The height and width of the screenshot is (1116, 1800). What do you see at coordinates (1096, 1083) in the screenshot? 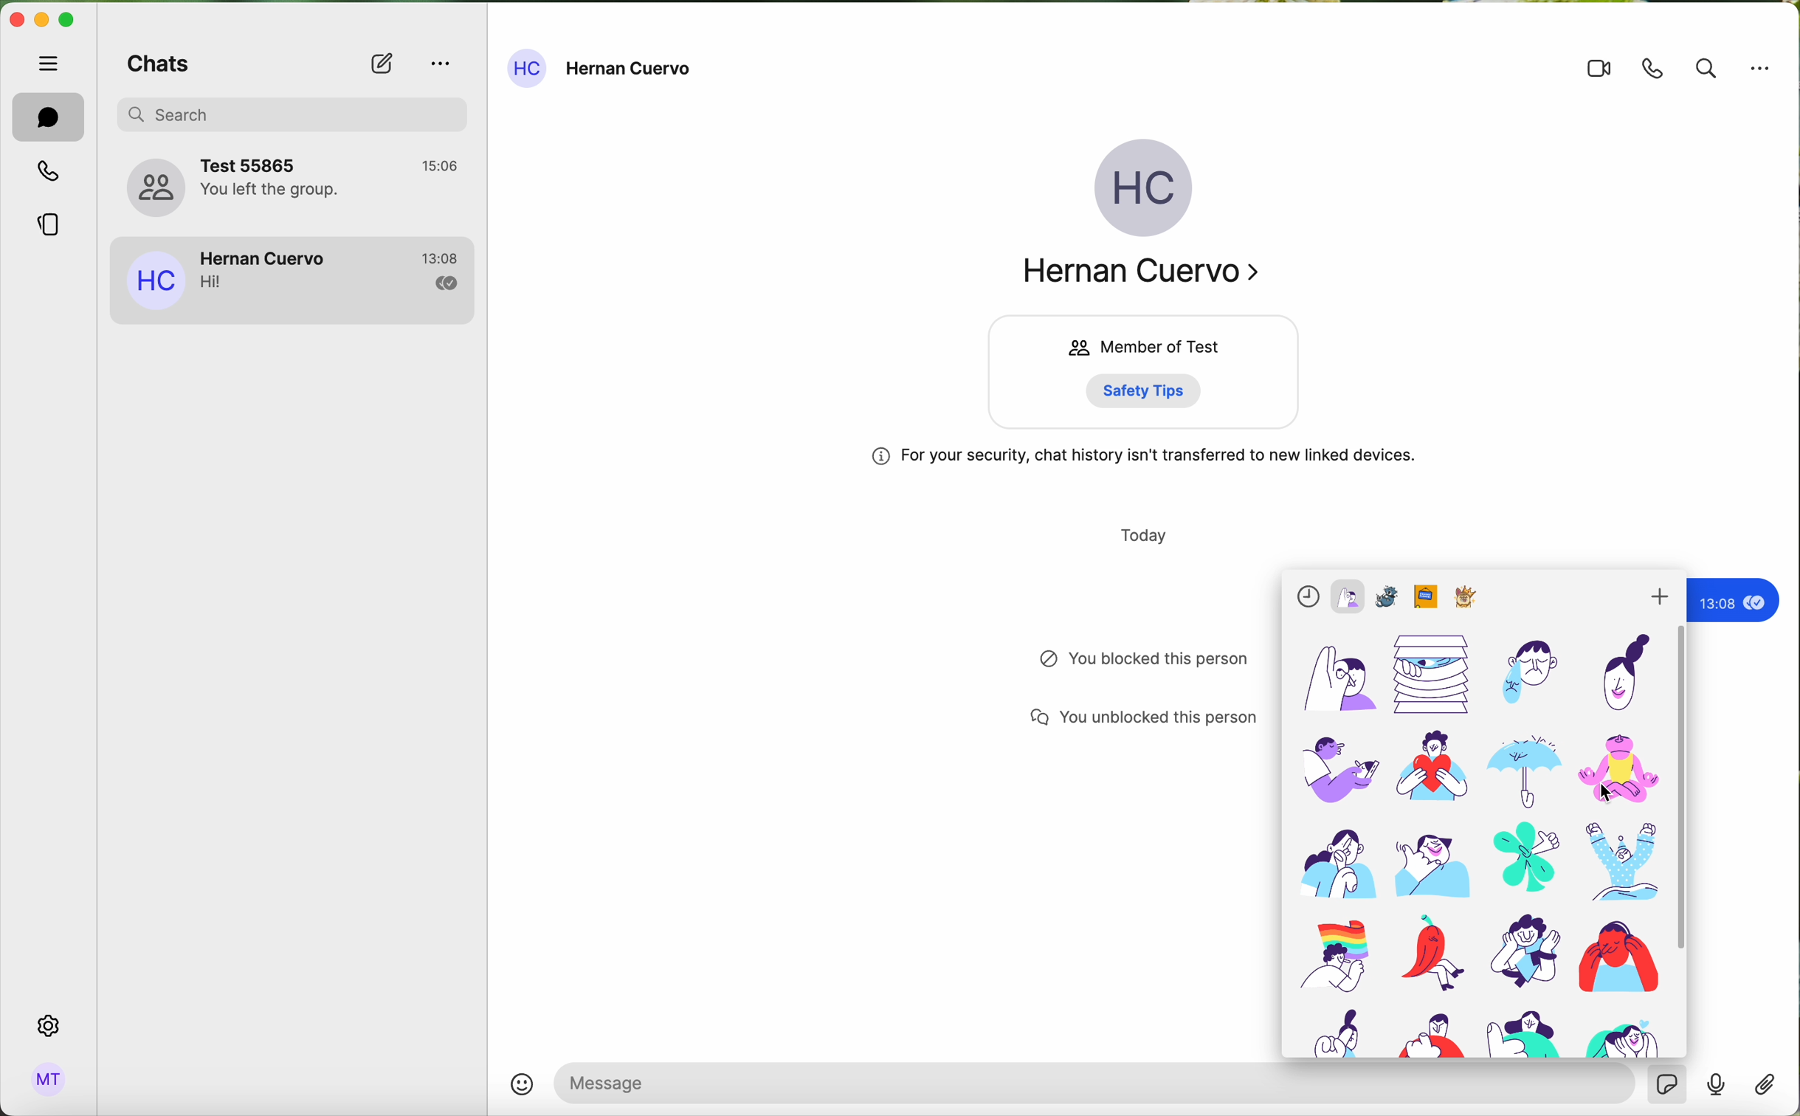
I see `space to write the message` at bounding box center [1096, 1083].